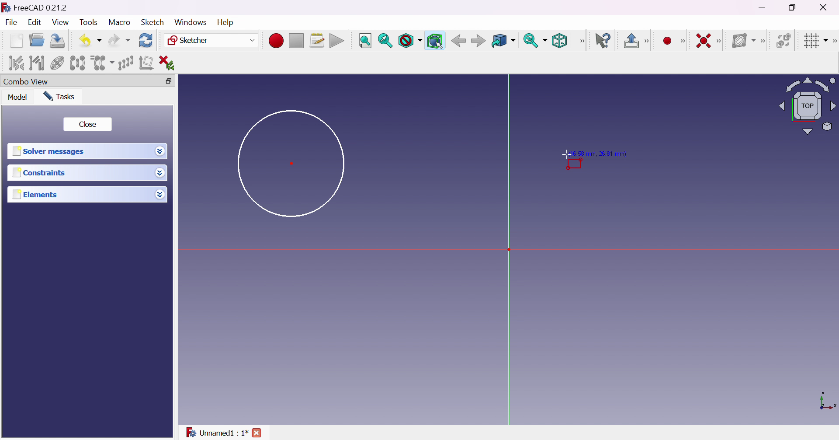 Image resolution: width=839 pixels, height=440 pixels. Describe the element at coordinates (765, 41) in the screenshot. I see `[Sketcher B-spline tools]]` at that location.